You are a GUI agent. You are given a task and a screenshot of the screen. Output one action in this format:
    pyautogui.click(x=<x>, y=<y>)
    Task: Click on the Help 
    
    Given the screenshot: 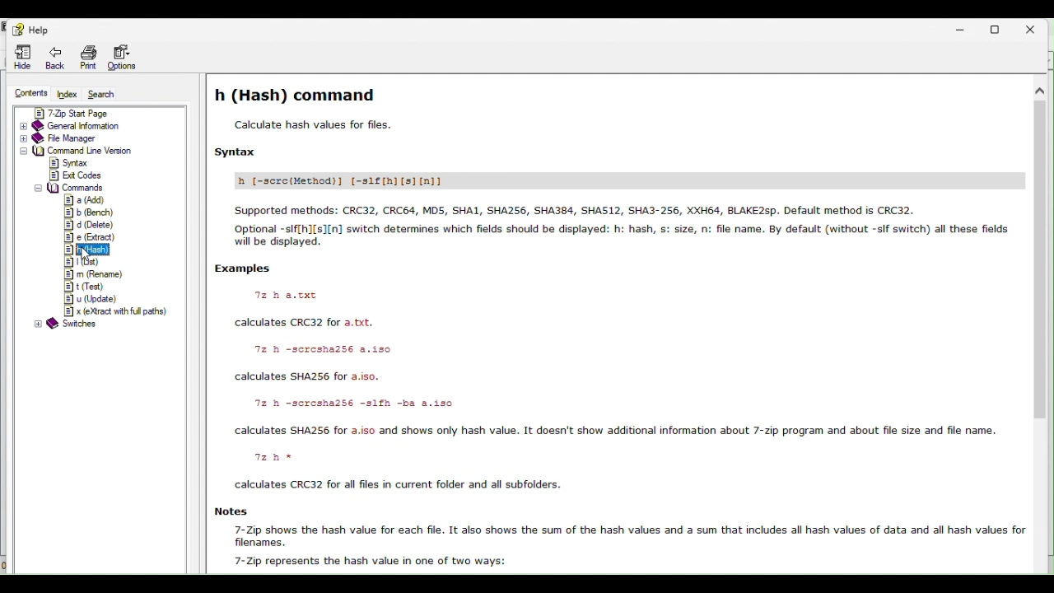 What is the action you would take?
    pyautogui.click(x=35, y=30)
    